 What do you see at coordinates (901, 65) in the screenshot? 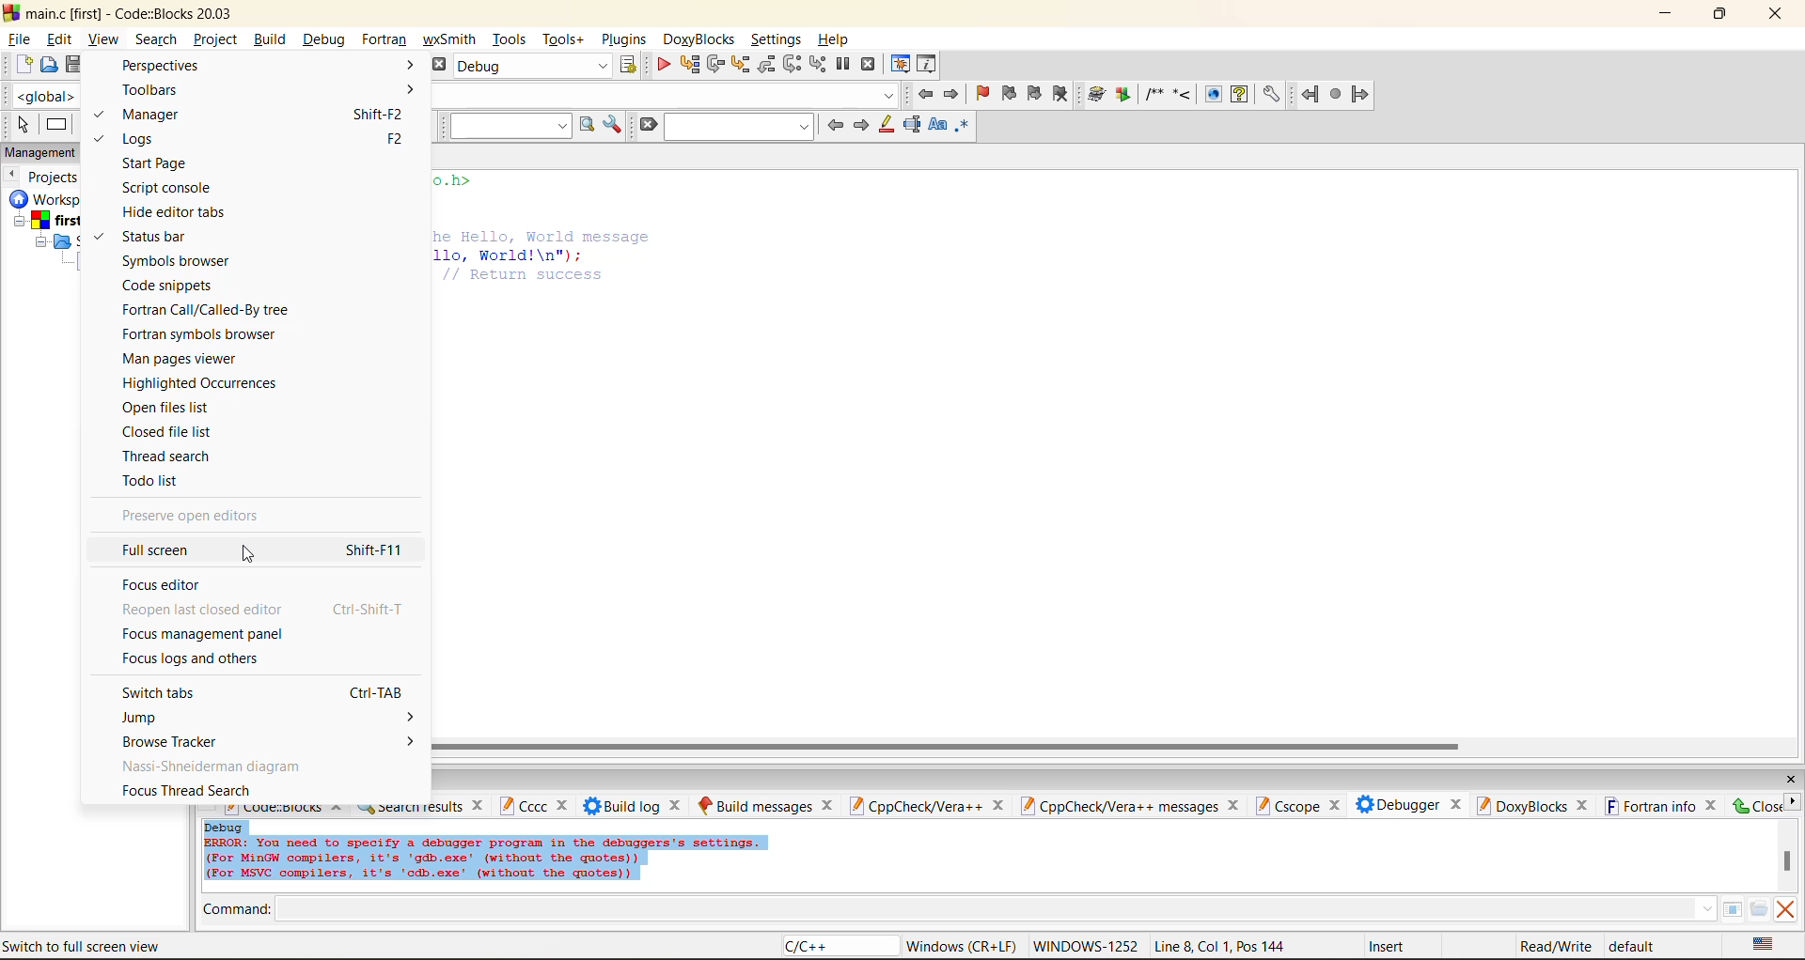
I see `debugging windows` at bounding box center [901, 65].